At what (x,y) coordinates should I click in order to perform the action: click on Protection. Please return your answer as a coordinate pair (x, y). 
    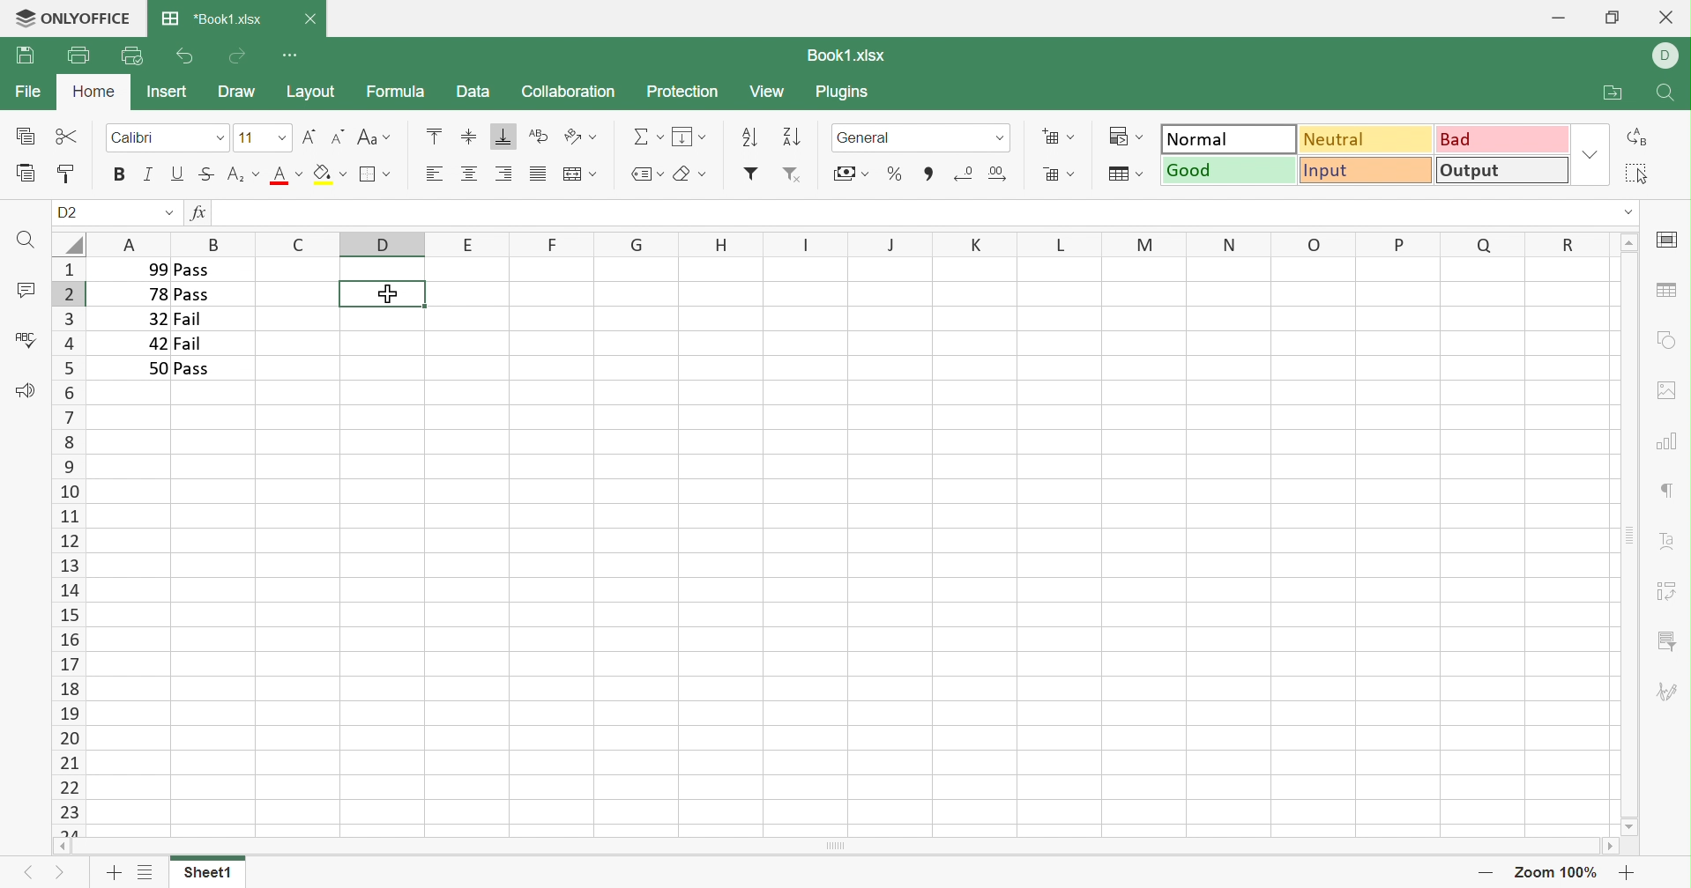
    Looking at the image, I should click on (681, 91).